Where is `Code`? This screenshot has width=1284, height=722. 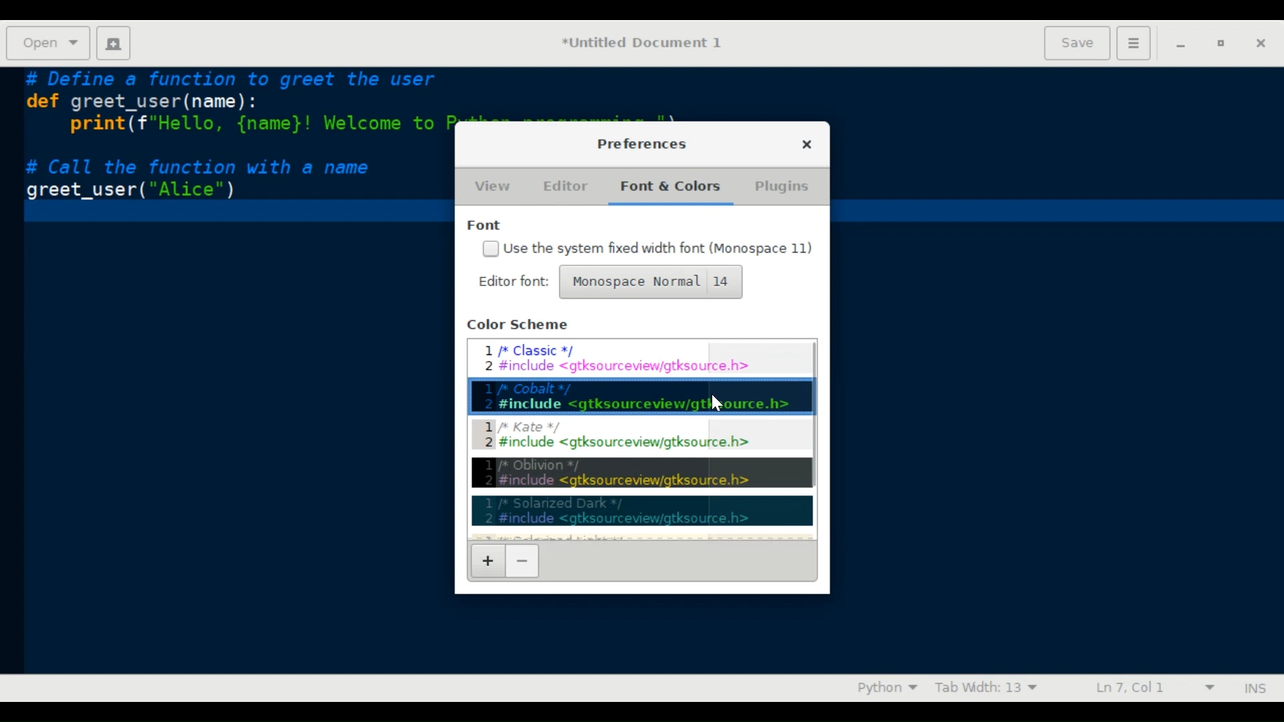 Code is located at coordinates (226, 150).